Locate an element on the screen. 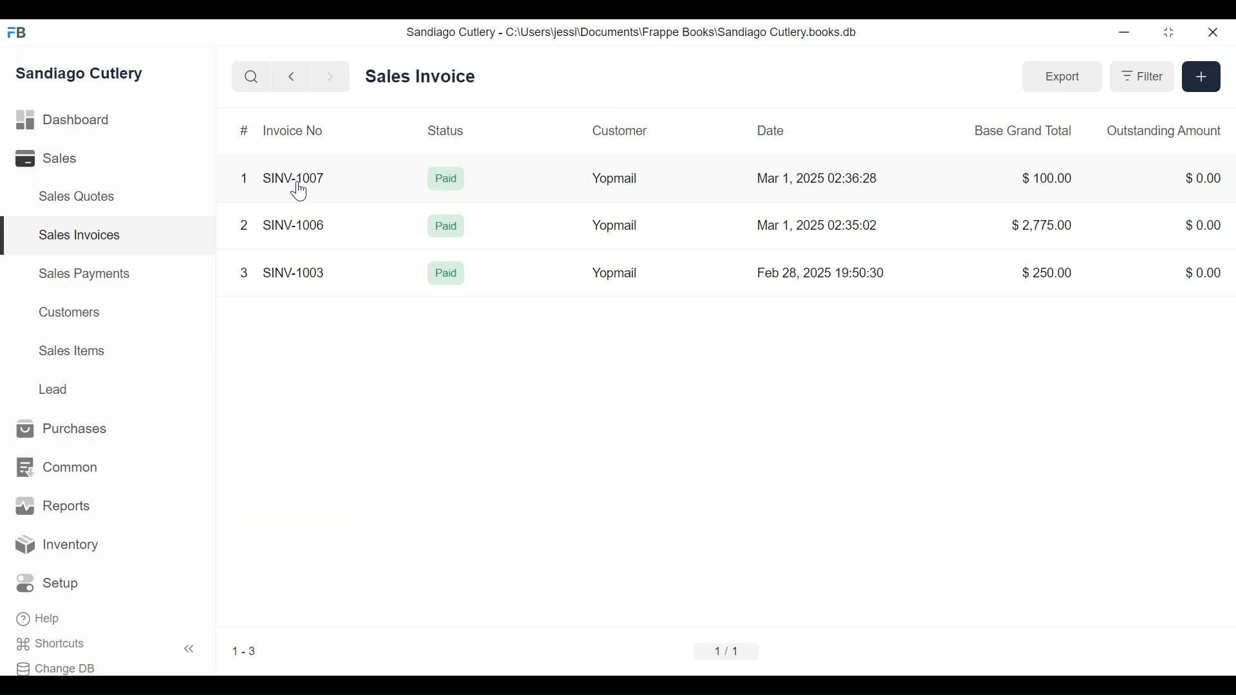 The width and height of the screenshot is (1236, 695). 3 is located at coordinates (243, 273).